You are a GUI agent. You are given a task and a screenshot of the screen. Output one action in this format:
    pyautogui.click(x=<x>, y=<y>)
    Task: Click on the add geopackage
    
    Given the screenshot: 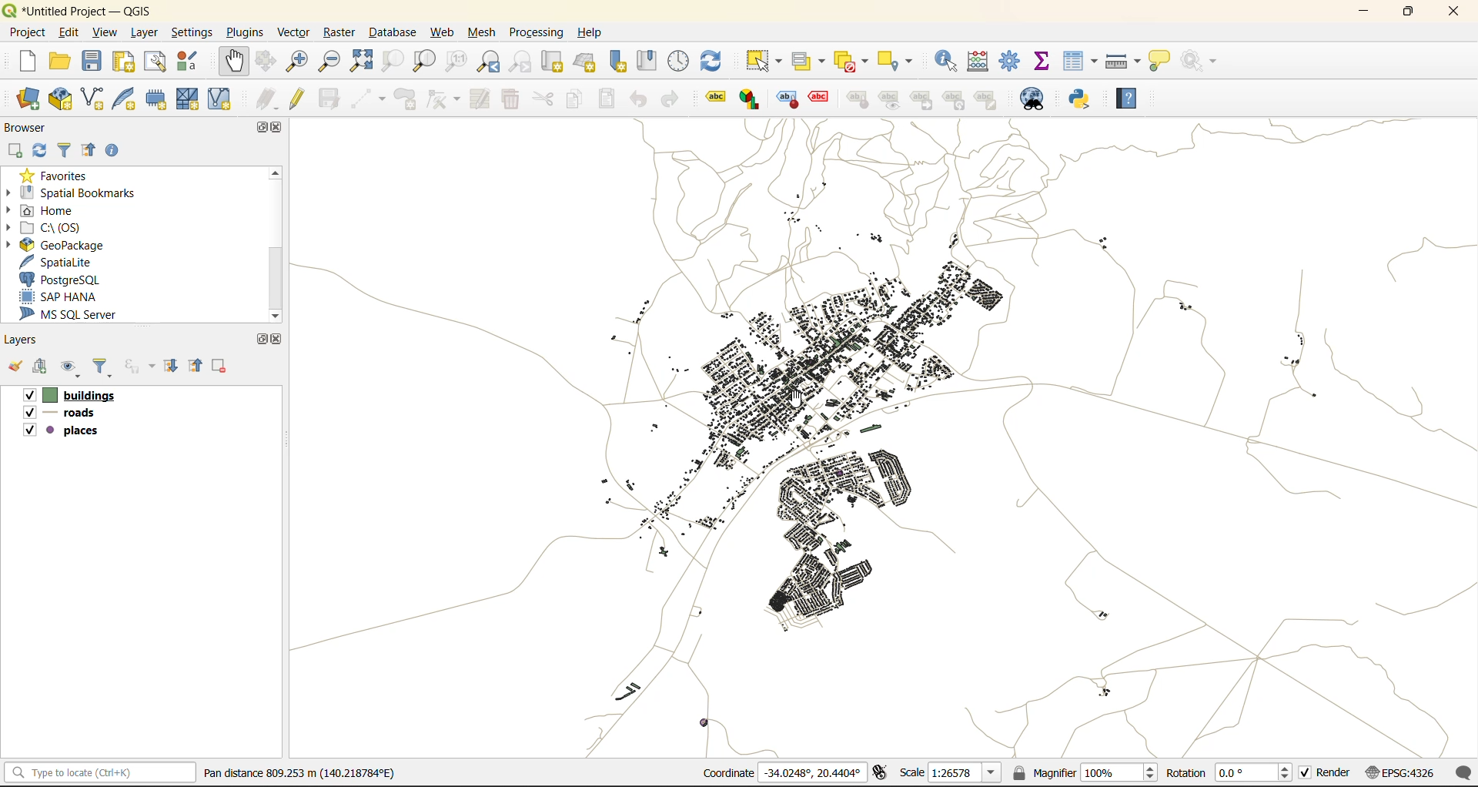 What is the action you would take?
    pyautogui.click(x=61, y=99)
    